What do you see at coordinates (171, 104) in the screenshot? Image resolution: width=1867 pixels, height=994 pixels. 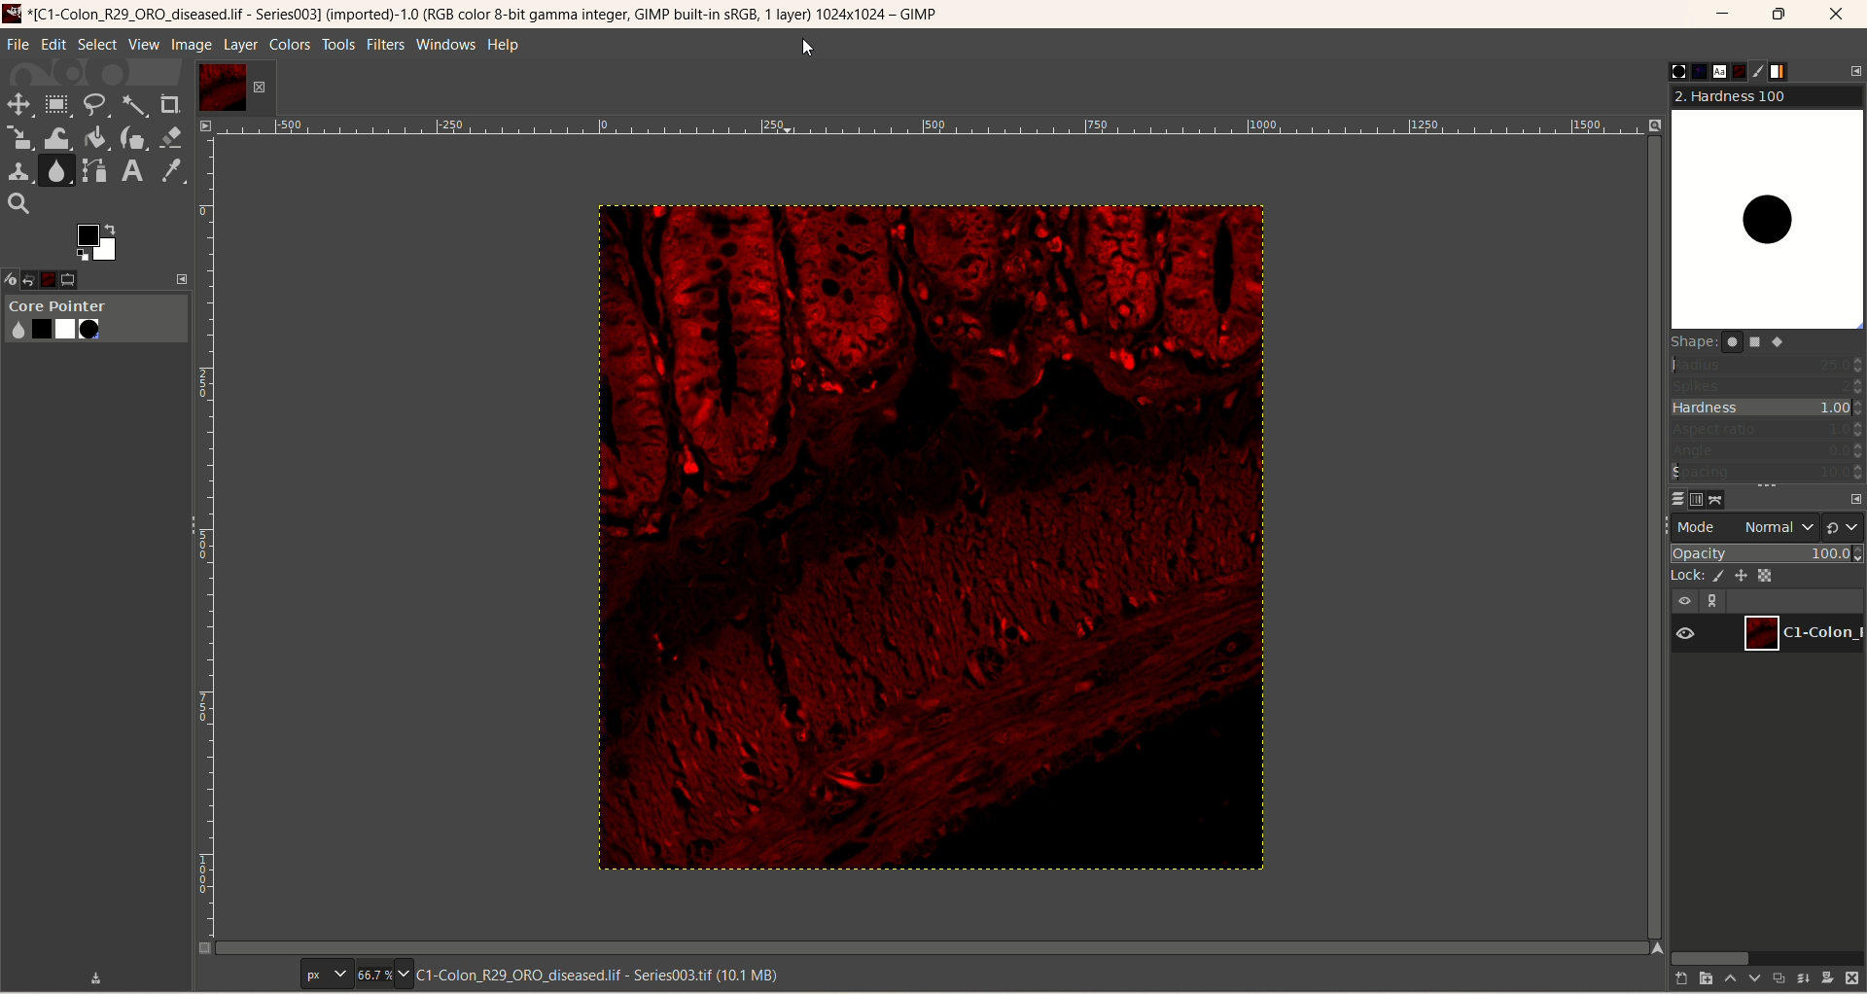 I see `crop tool` at bounding box center [171, 104].